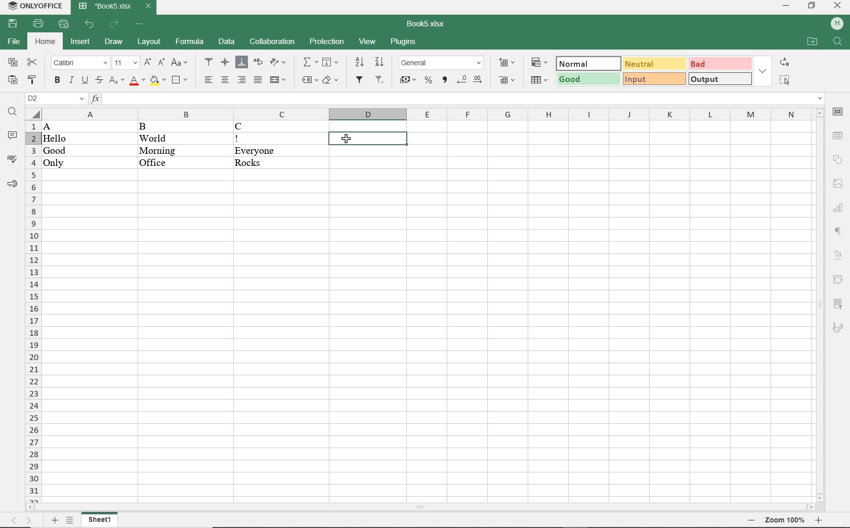 This screenshot has width=850, height=528. What do you see at coordinates (837, 112) in the screenshot?
I see `CELL SETTINGS` at bounding box center [837, 112].